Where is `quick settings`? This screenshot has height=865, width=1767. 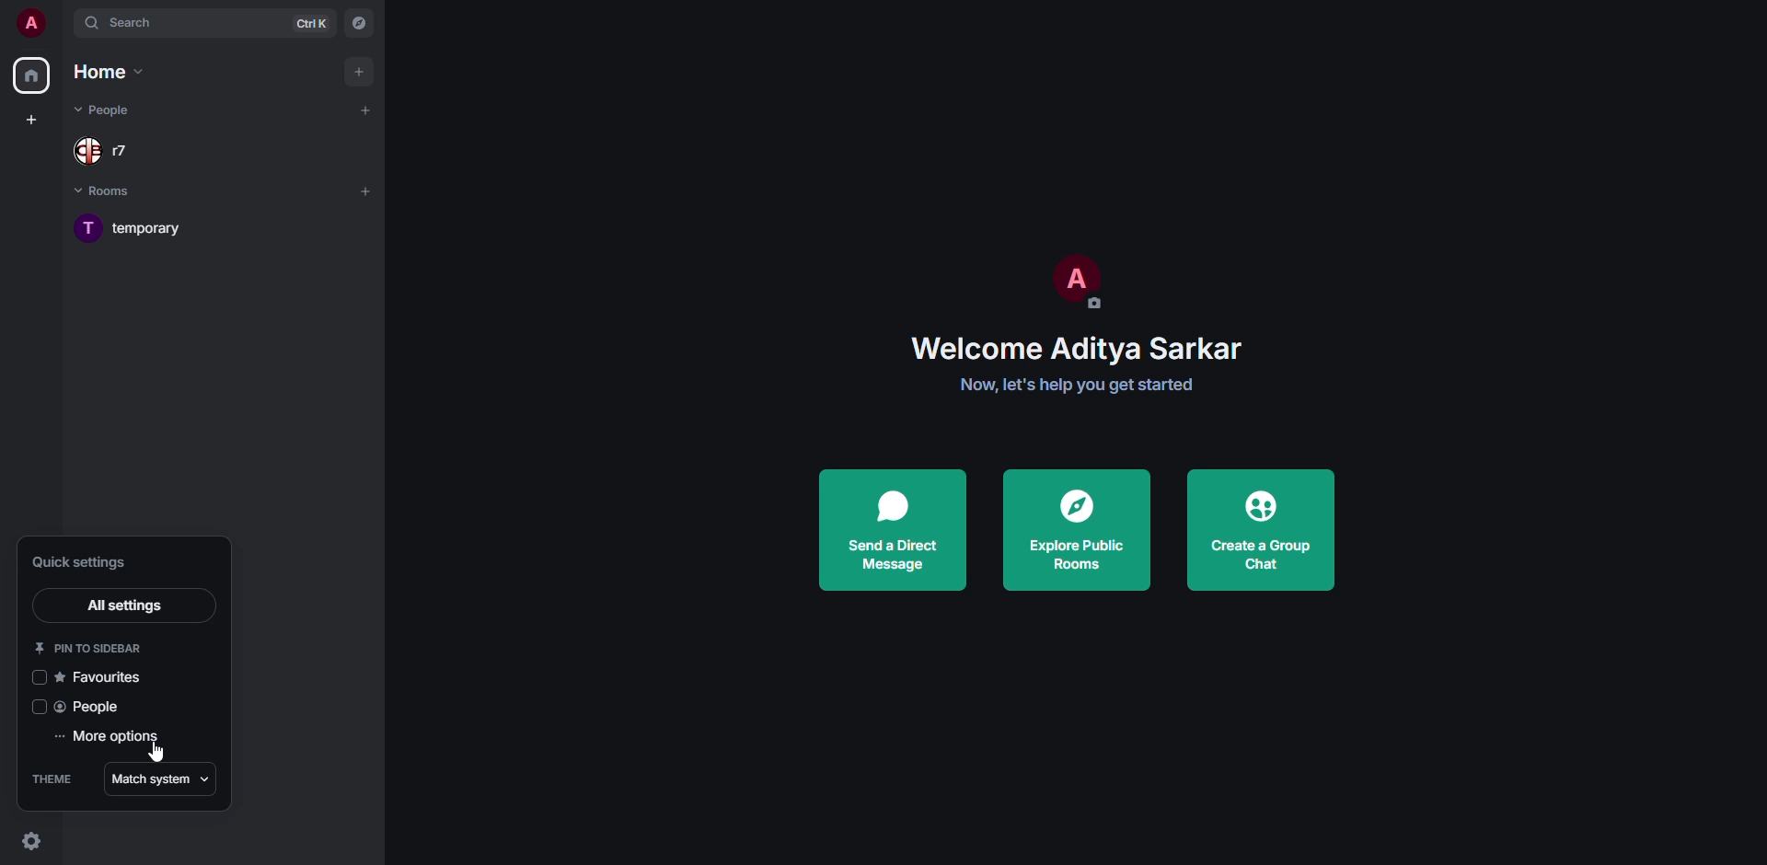 quick settings is located at coordinates (30, 836).